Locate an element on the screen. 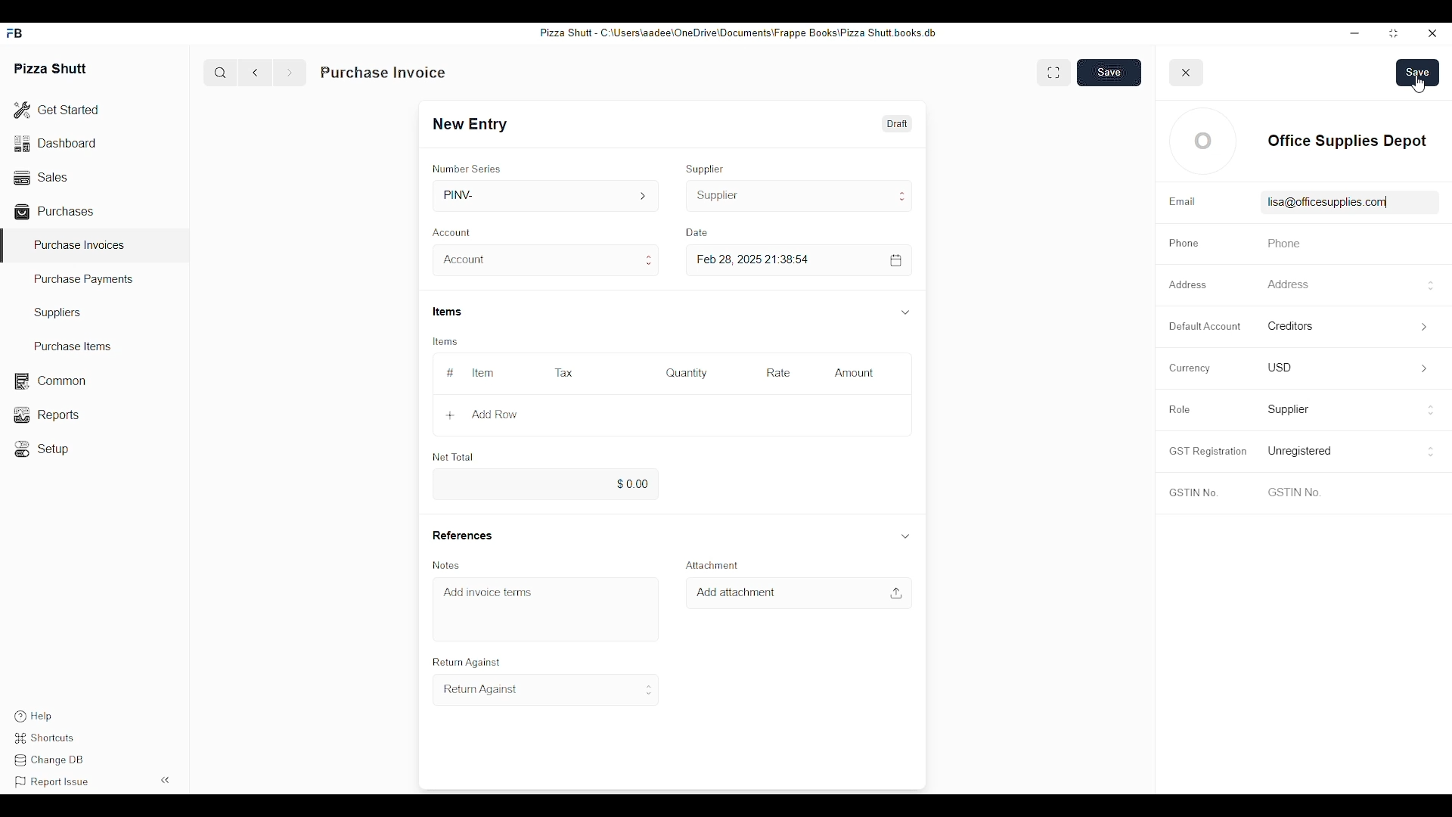 This screenshot has height=817, width=1452. Notes is located at coordinates (448, 565).